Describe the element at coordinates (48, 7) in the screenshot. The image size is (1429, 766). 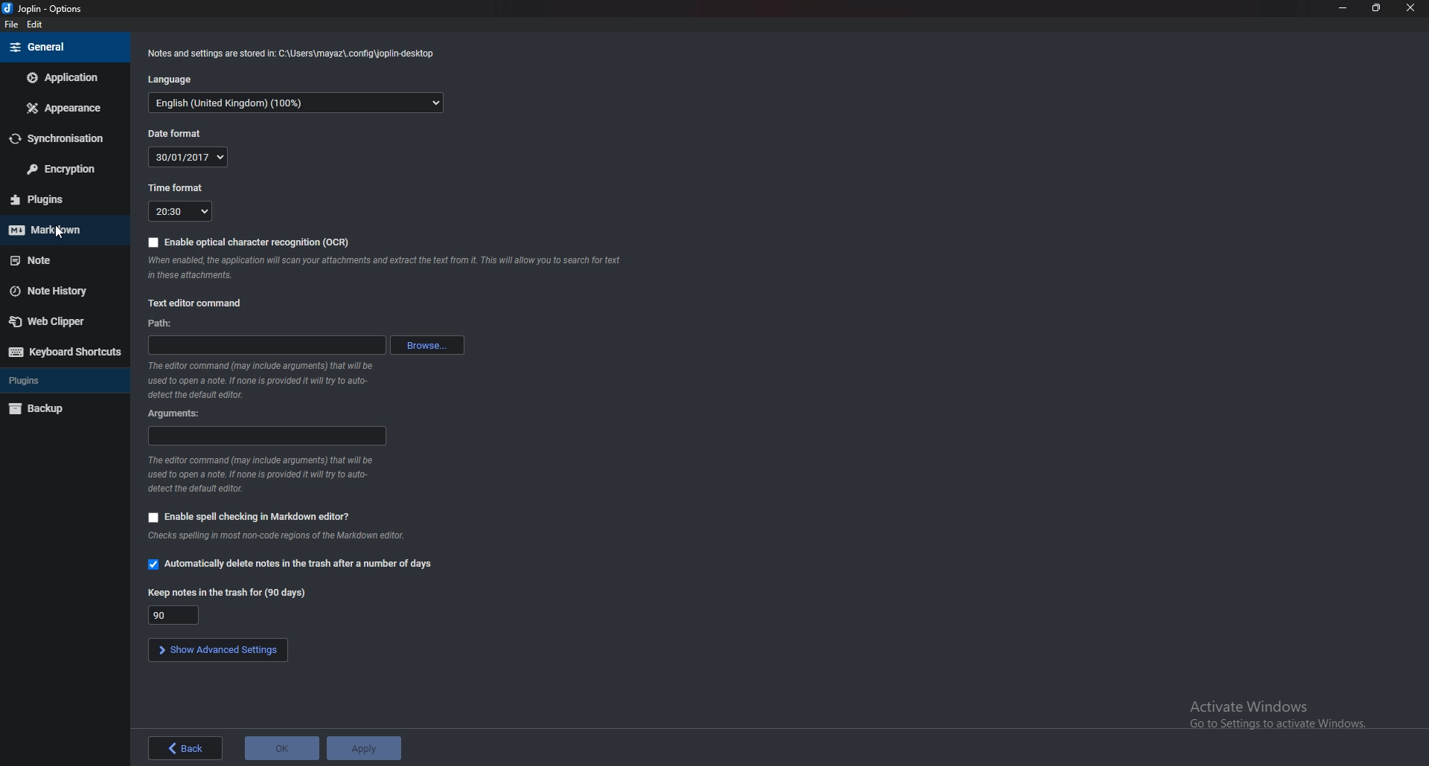
I see `options` at that location.